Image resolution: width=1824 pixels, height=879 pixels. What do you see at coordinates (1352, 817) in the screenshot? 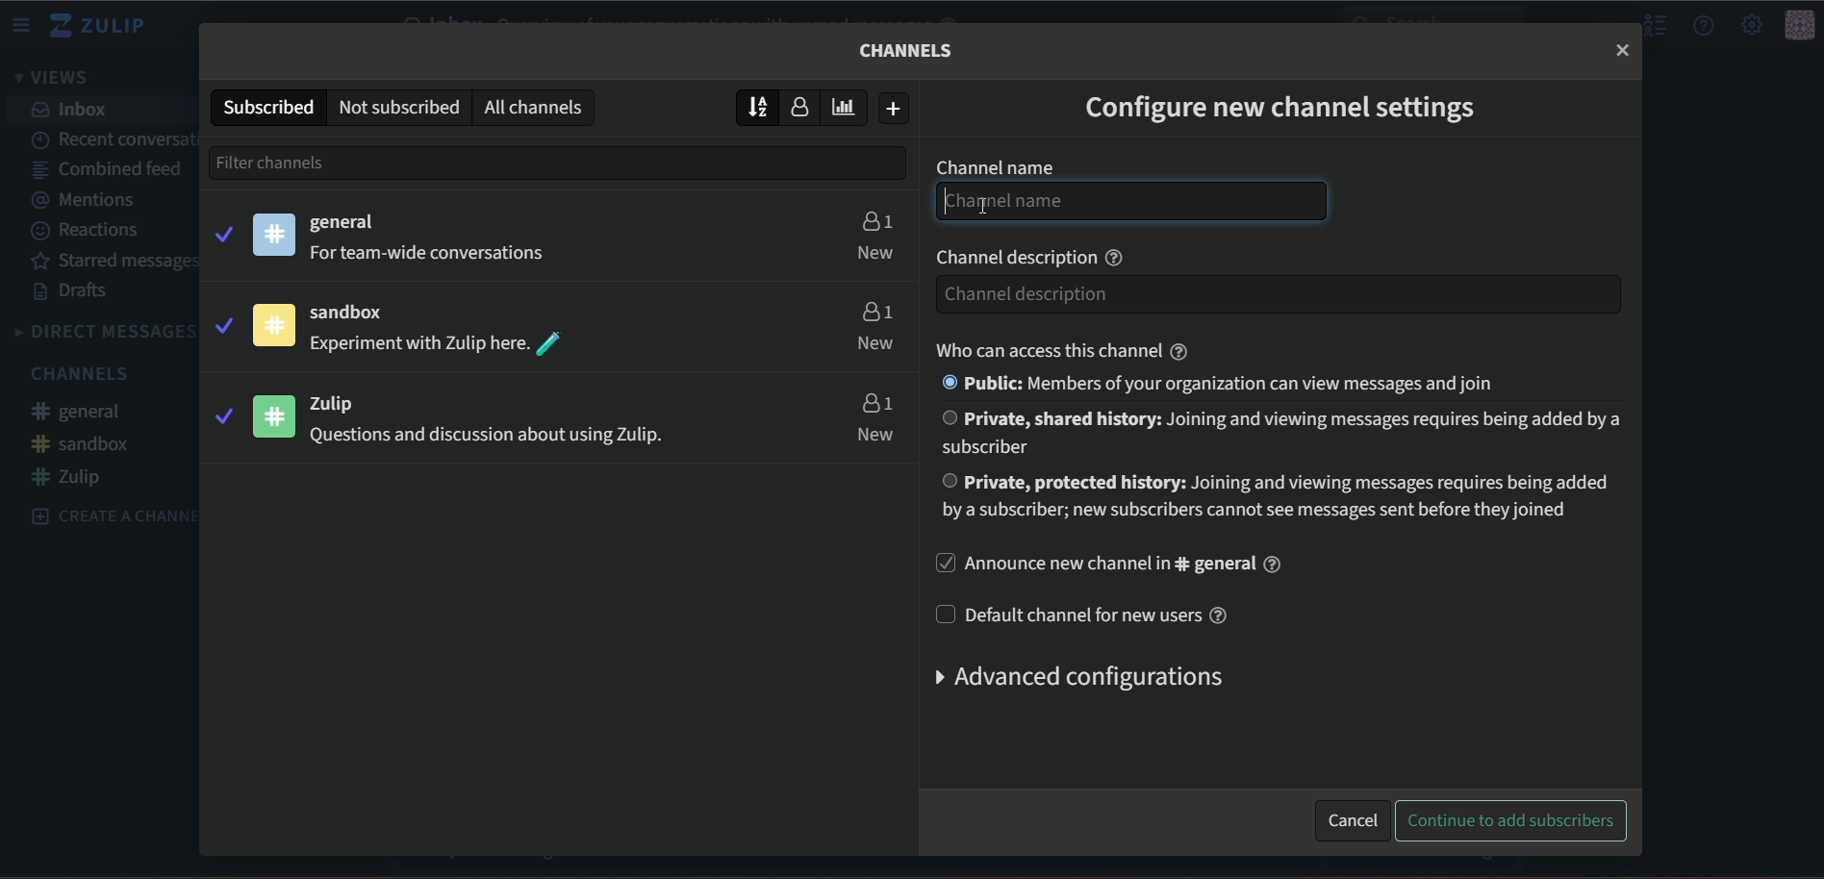
I see `cancel` at bounding box center [1352, 817].